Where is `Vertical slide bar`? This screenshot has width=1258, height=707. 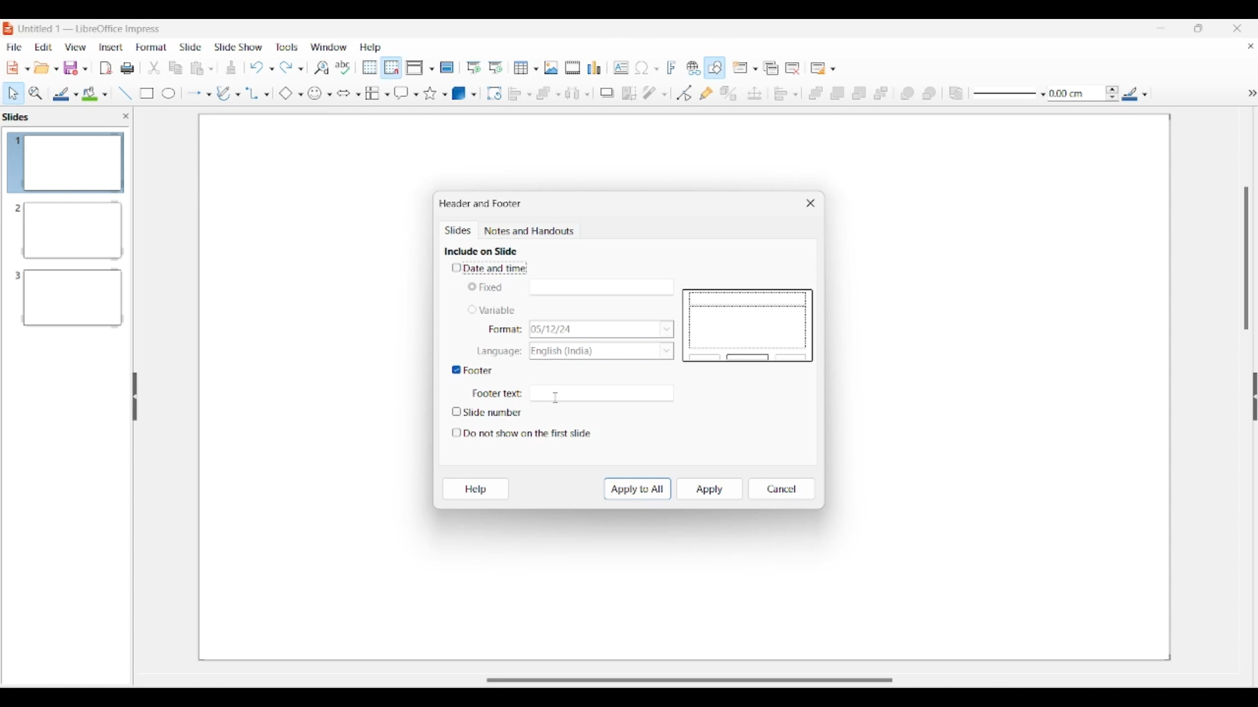
Vertical slide bar is located at coordinates (1246, 259).